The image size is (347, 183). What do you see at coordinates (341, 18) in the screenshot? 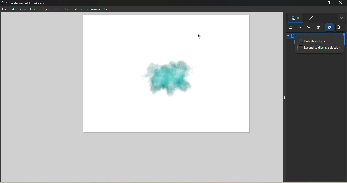
I see `More options` at bounding box center [341, 18].